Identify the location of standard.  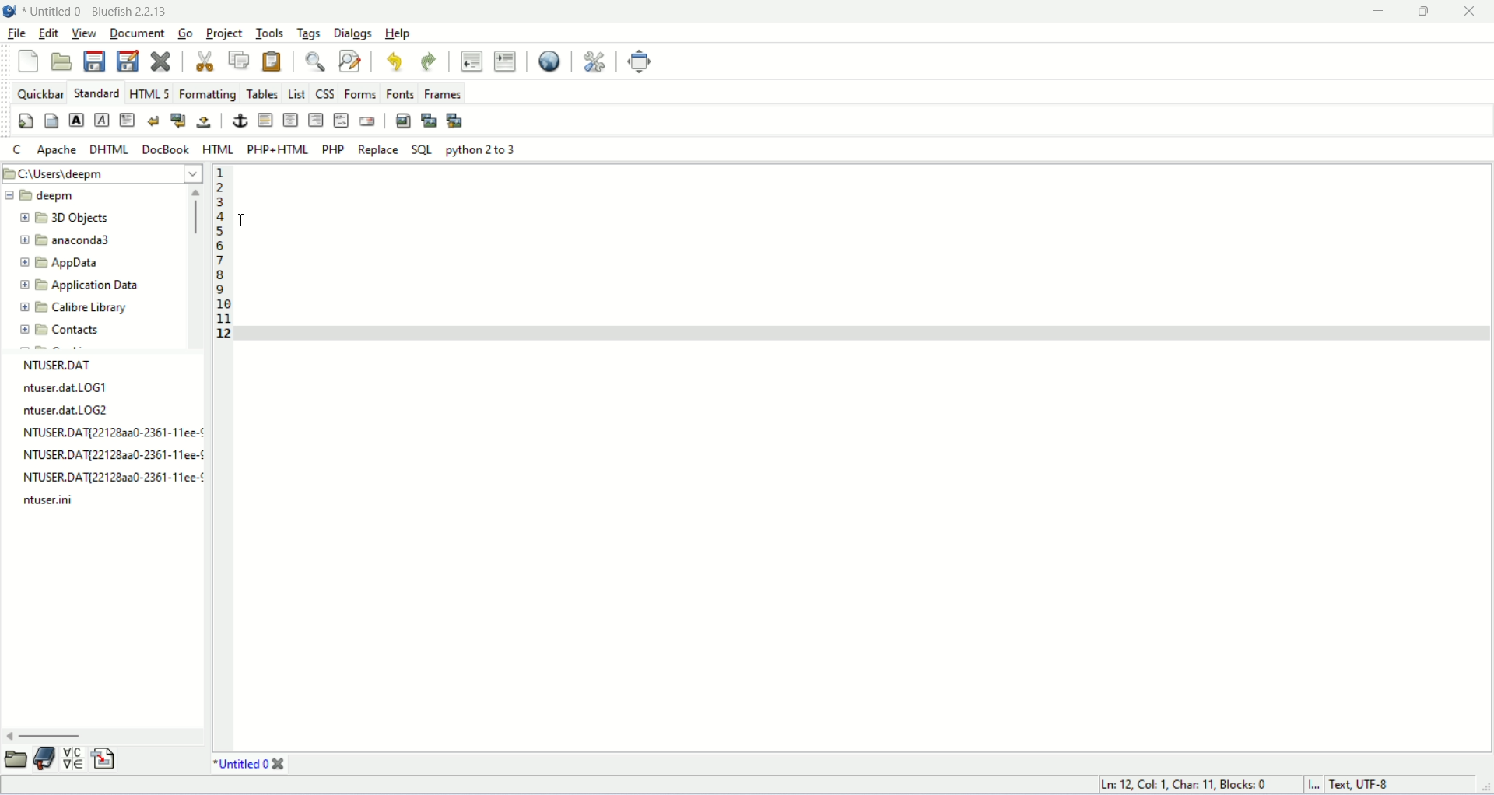
(96, 93).